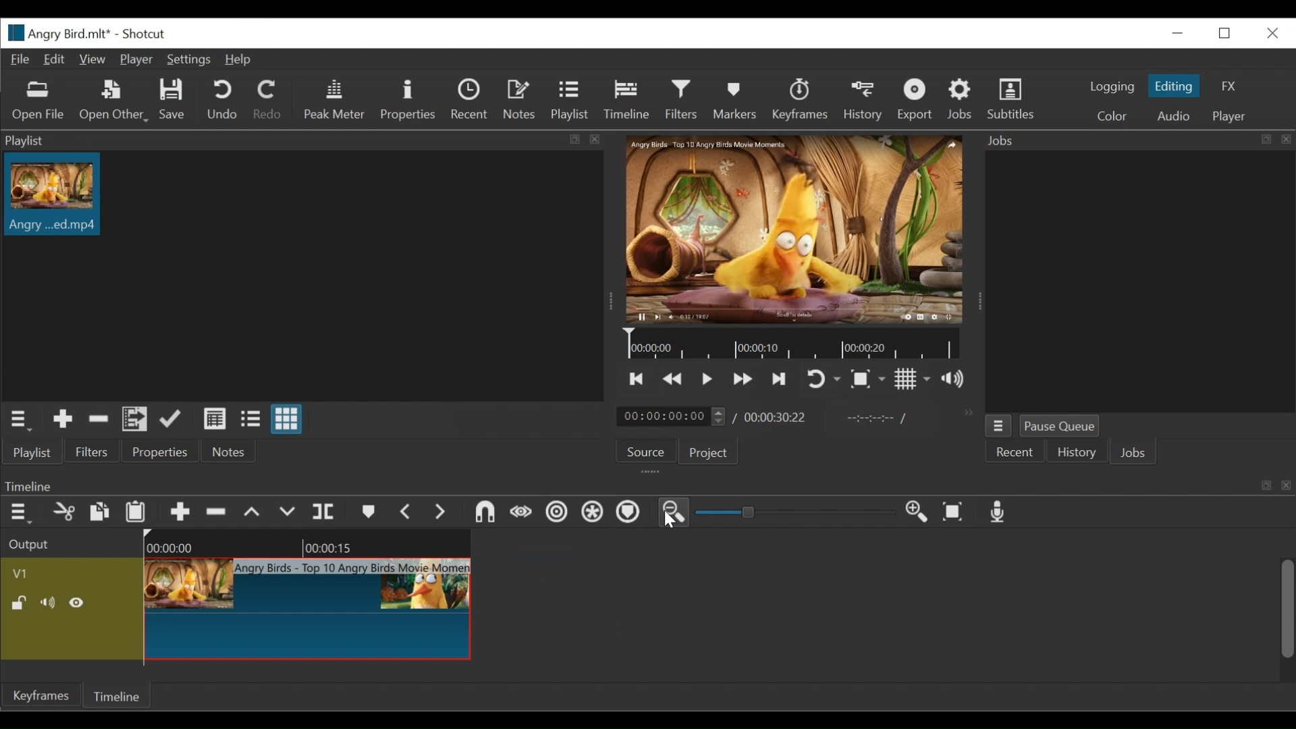  I want to click on Remove cut, so click(99, 420).